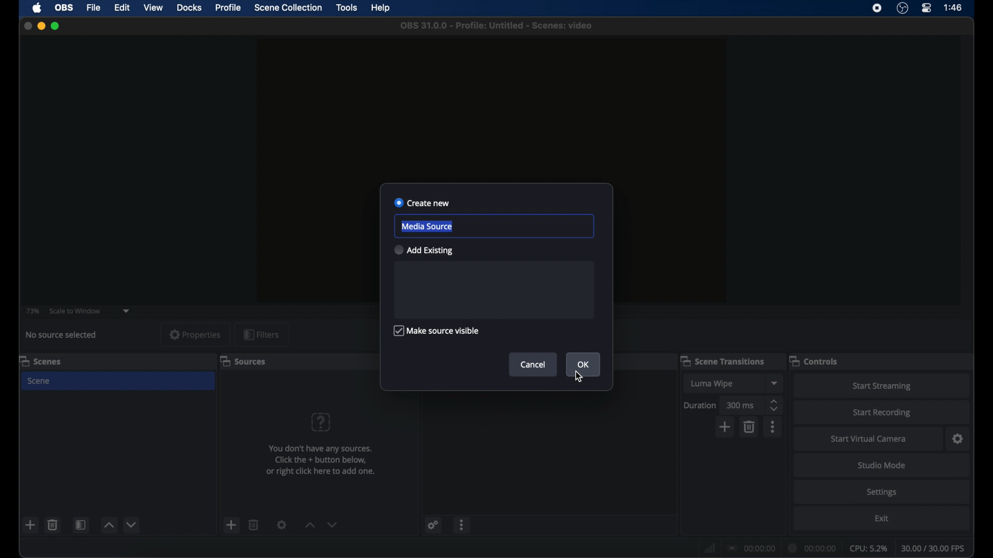  What do you see at coordinates (53, 524) in the screenshot?
I see `delete` at bounding box center [53, 524].